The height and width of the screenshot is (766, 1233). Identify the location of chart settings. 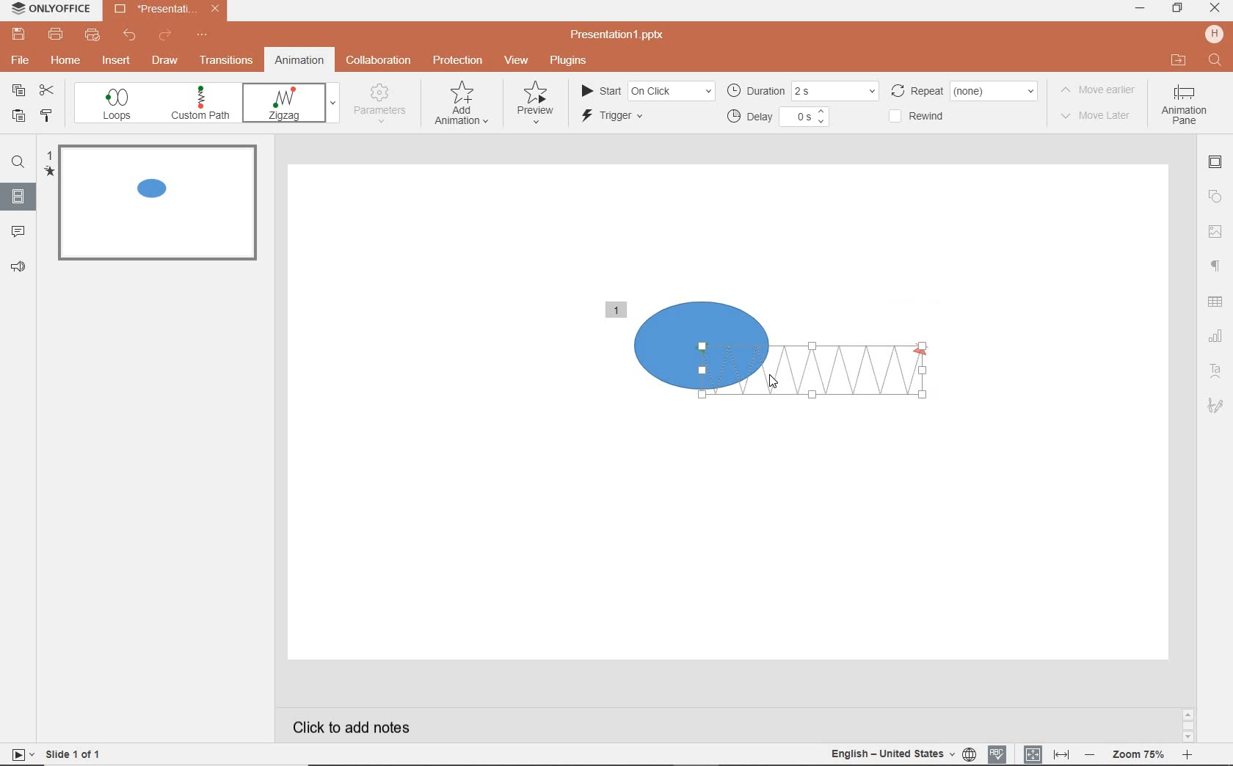
(1215, 337).